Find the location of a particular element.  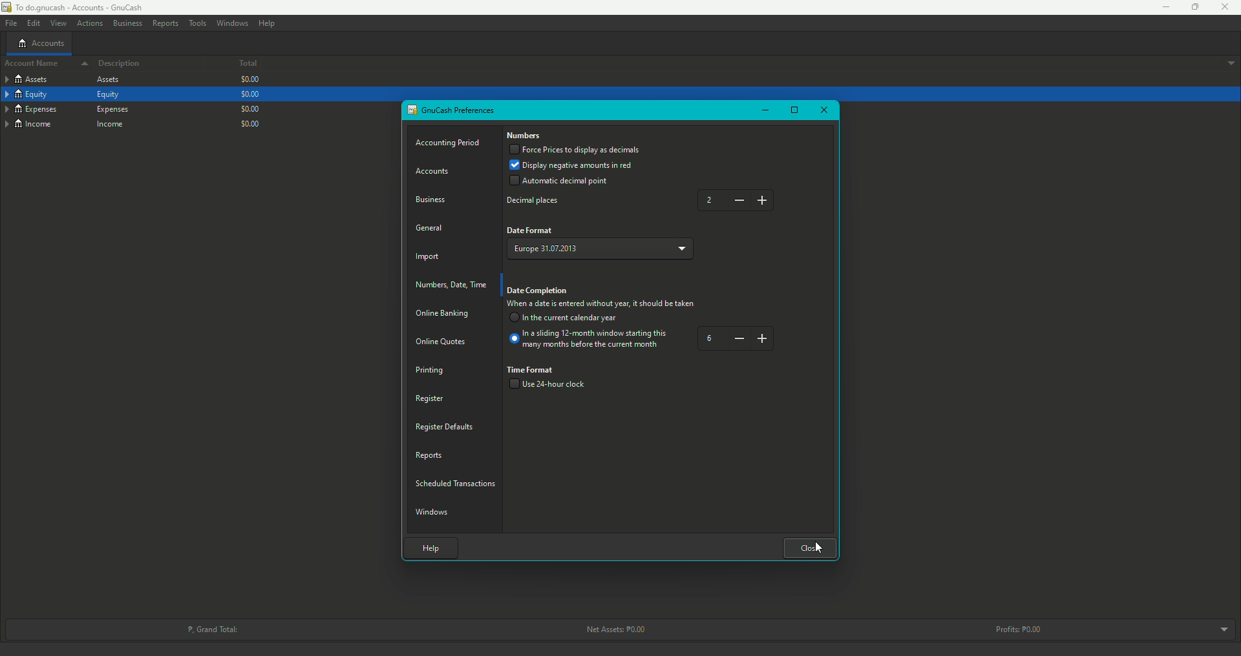

Use 24-hour clock is located at coordinates (552, 385).